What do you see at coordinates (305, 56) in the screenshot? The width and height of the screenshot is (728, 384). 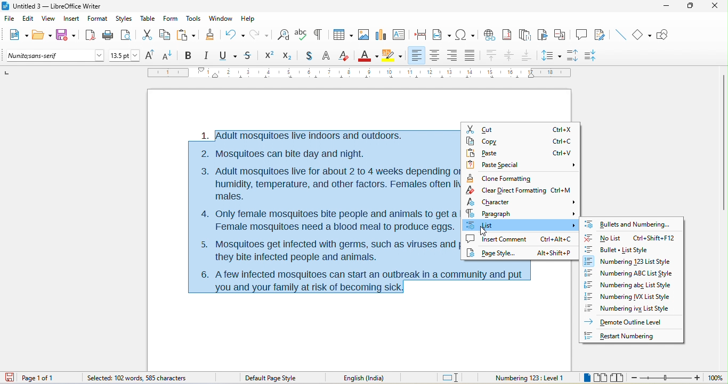 I see `shadow` at bounding box center [305, 56].